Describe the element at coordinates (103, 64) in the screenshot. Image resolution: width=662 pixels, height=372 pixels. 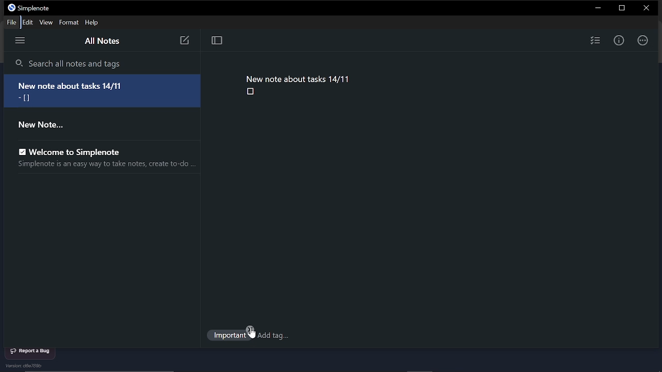
I see `Search all notes and tags` at that location.